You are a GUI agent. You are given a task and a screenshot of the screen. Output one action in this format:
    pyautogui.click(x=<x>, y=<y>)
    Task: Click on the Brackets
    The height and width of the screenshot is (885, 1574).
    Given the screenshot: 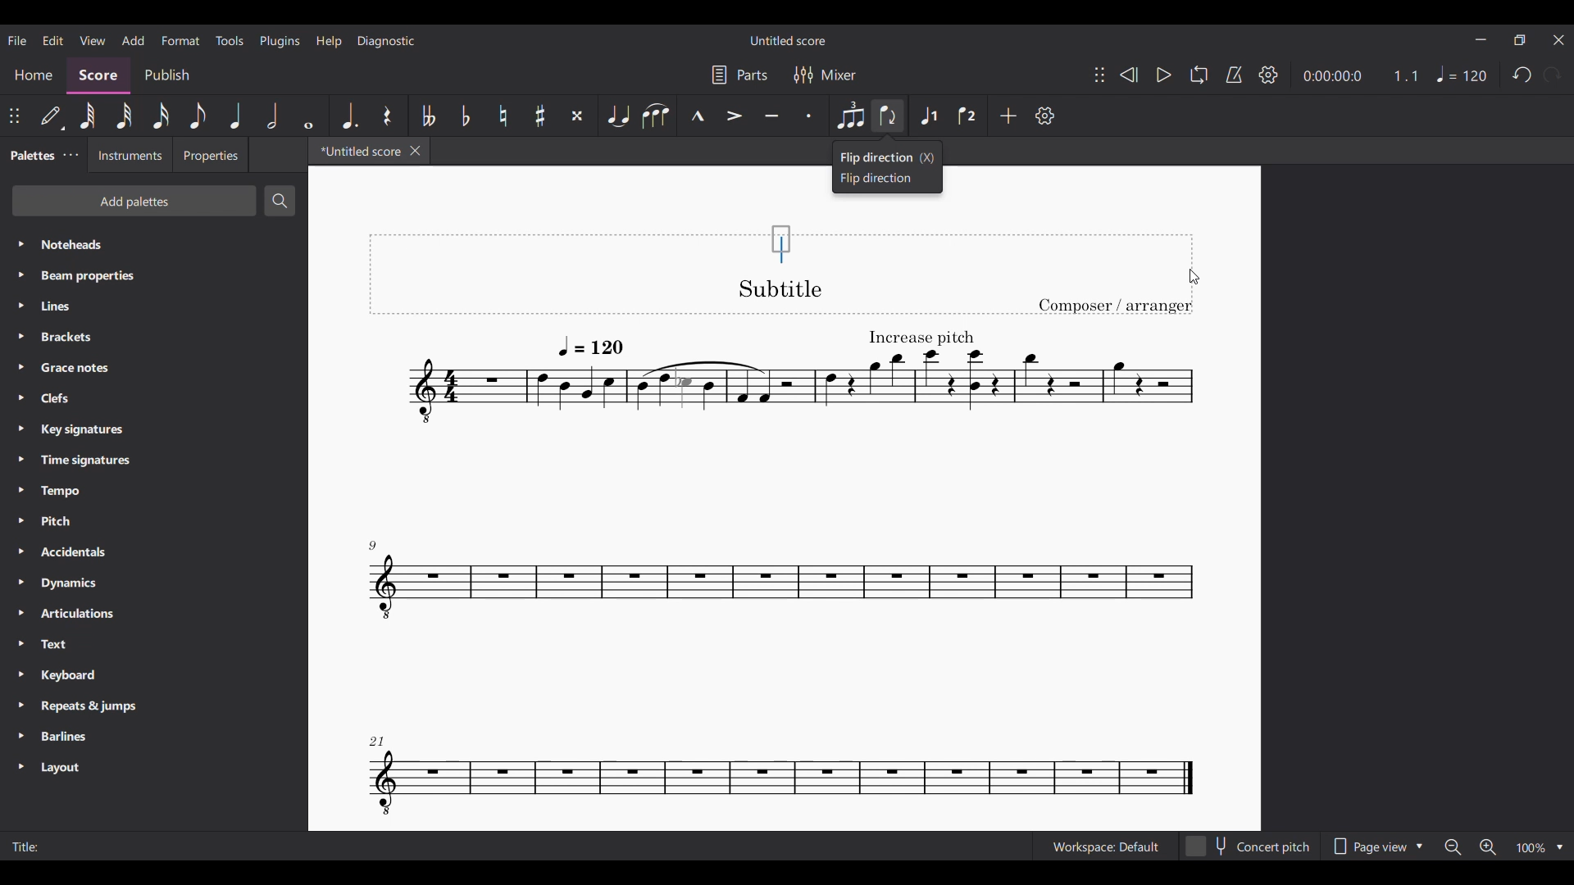 What is the action you would take?
    pyautogui.click(x=155, y=337)
    